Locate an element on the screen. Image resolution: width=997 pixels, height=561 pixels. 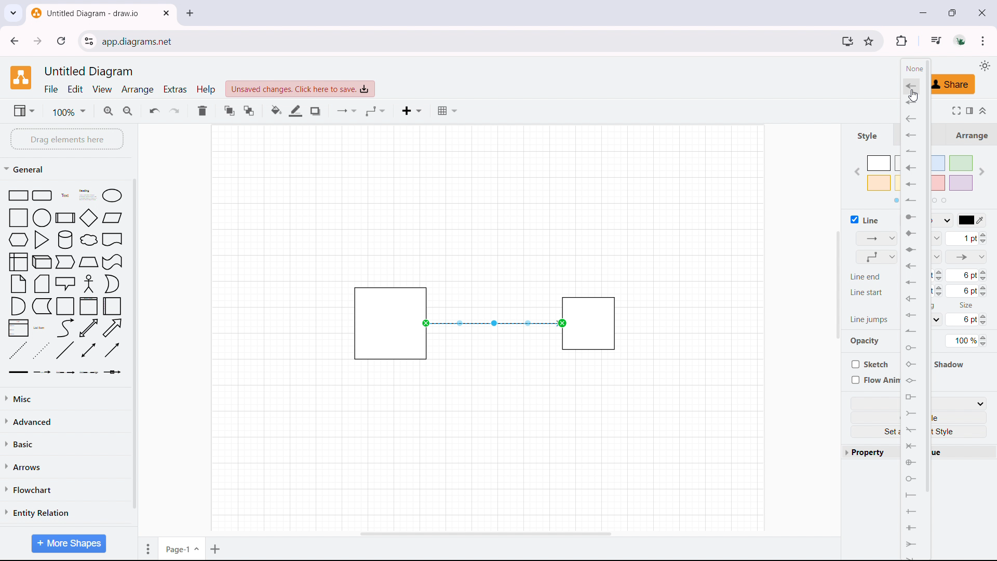
advanced is located at coordinates (66, 421).